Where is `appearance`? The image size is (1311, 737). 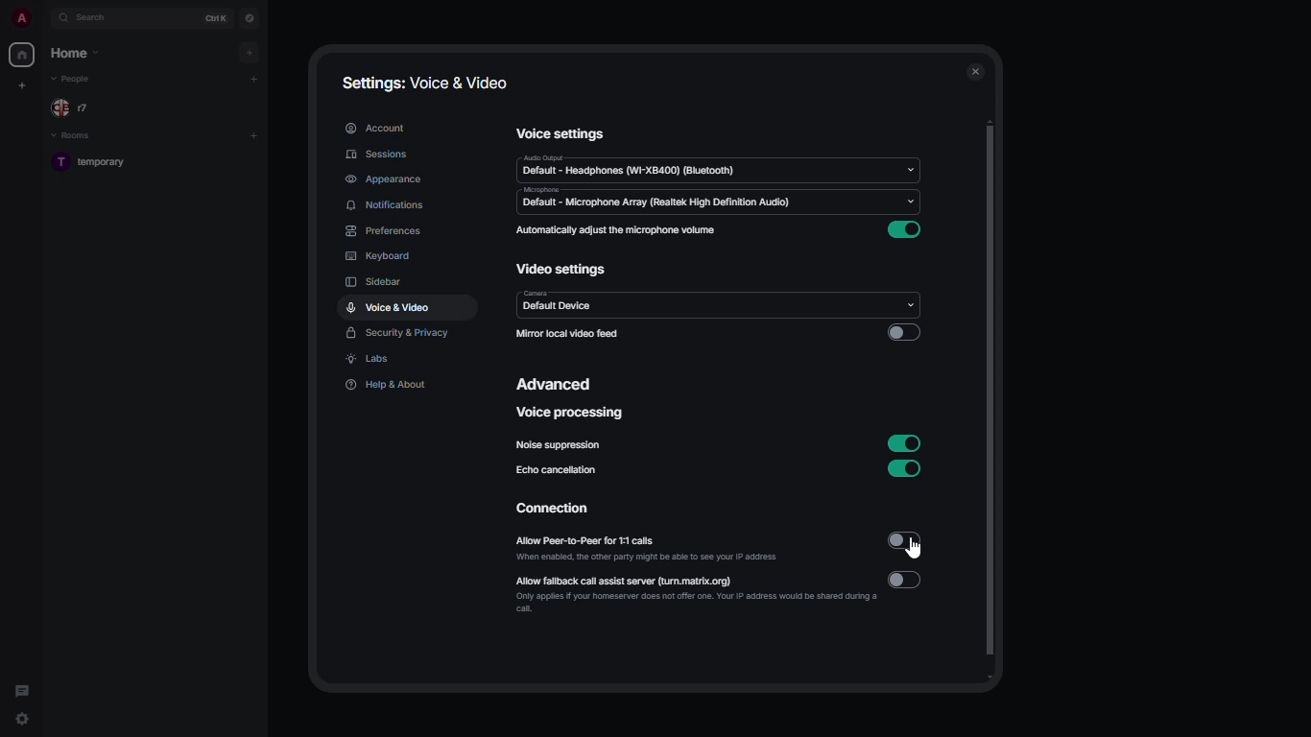 appearance is located at coordinates (387, 178).